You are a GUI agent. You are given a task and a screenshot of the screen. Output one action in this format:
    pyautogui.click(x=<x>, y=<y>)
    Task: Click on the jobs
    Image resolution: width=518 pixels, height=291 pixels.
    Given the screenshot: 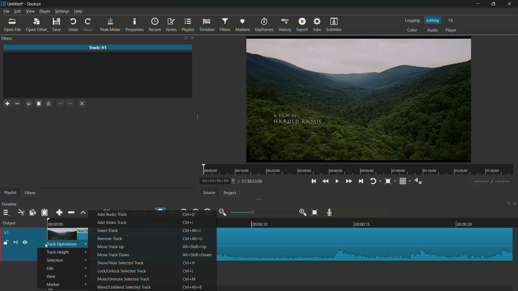 What is the action you would take?
    pyautogui.click(x=318, y=25)
    